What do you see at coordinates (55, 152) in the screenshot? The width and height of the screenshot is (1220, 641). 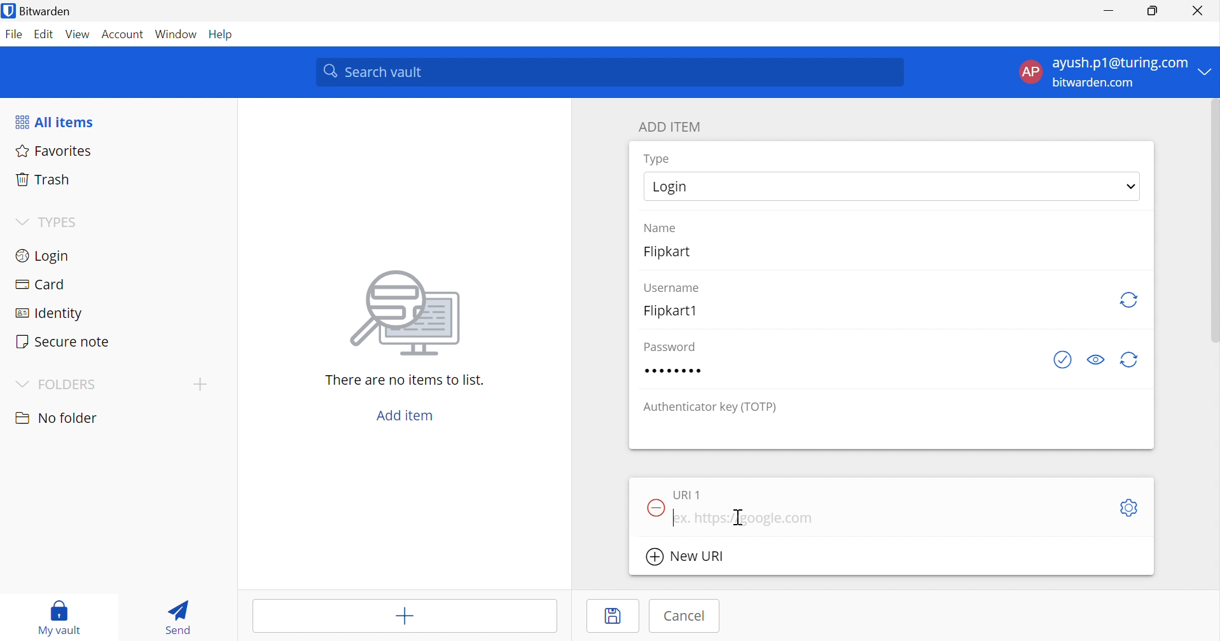 I see `Favorites` at bounding box center [55, 152].